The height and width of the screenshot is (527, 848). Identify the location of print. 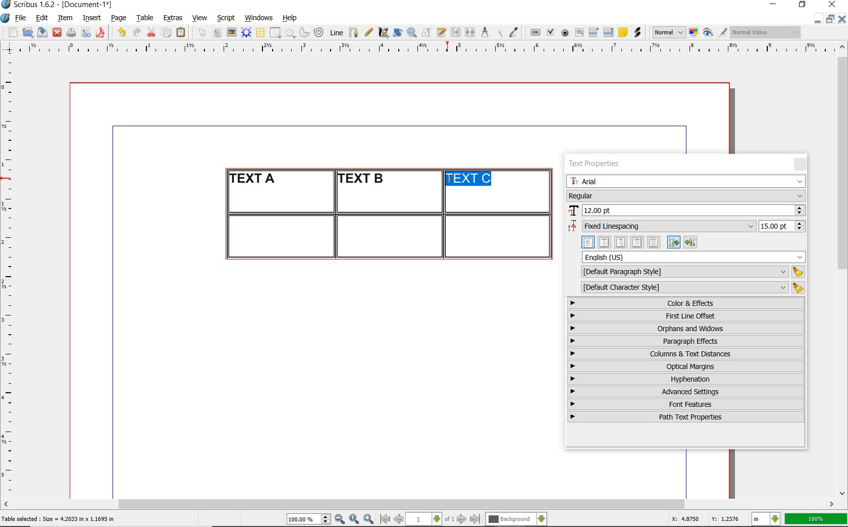
(71, 32).